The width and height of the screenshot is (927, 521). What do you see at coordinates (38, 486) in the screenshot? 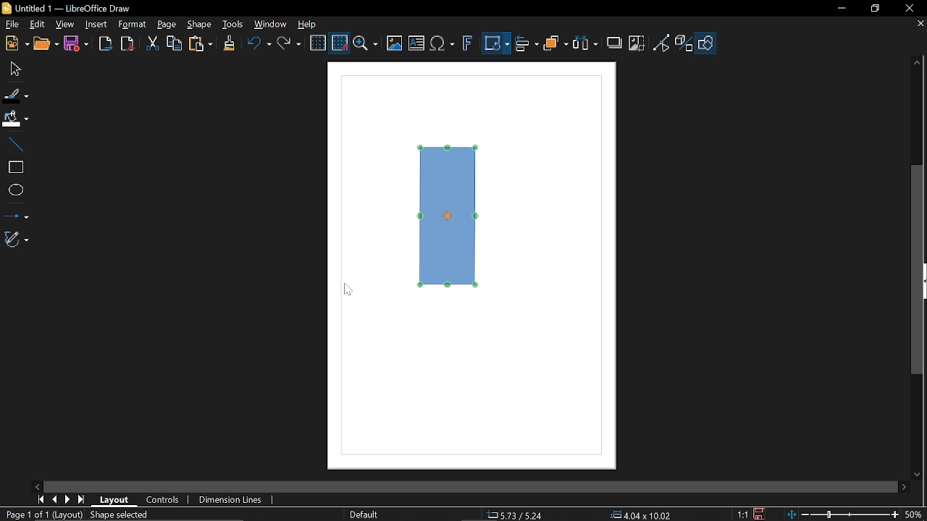
I see `MOve left` at bounding box center [38, 486].